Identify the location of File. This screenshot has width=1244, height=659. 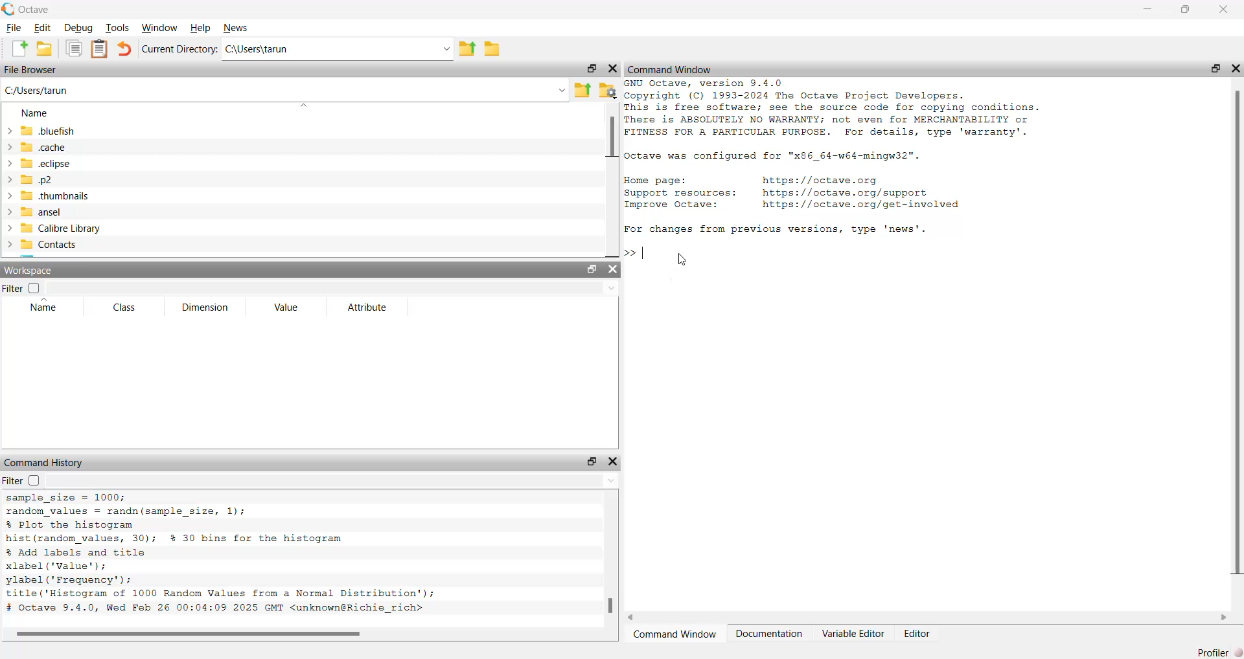
(14, 28).